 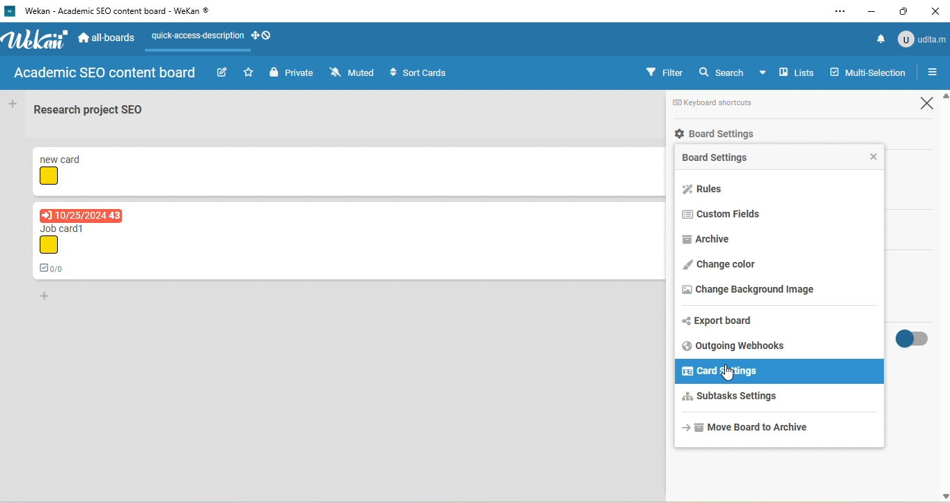 I want to click on muted, so click(x=352, y=72).